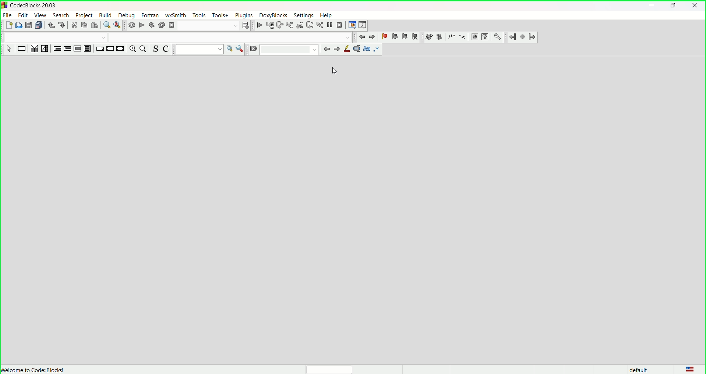  What do you see at coordinates (155, 49) in the screenshot?
I see `toggle source` at bounding box center [155, 49].